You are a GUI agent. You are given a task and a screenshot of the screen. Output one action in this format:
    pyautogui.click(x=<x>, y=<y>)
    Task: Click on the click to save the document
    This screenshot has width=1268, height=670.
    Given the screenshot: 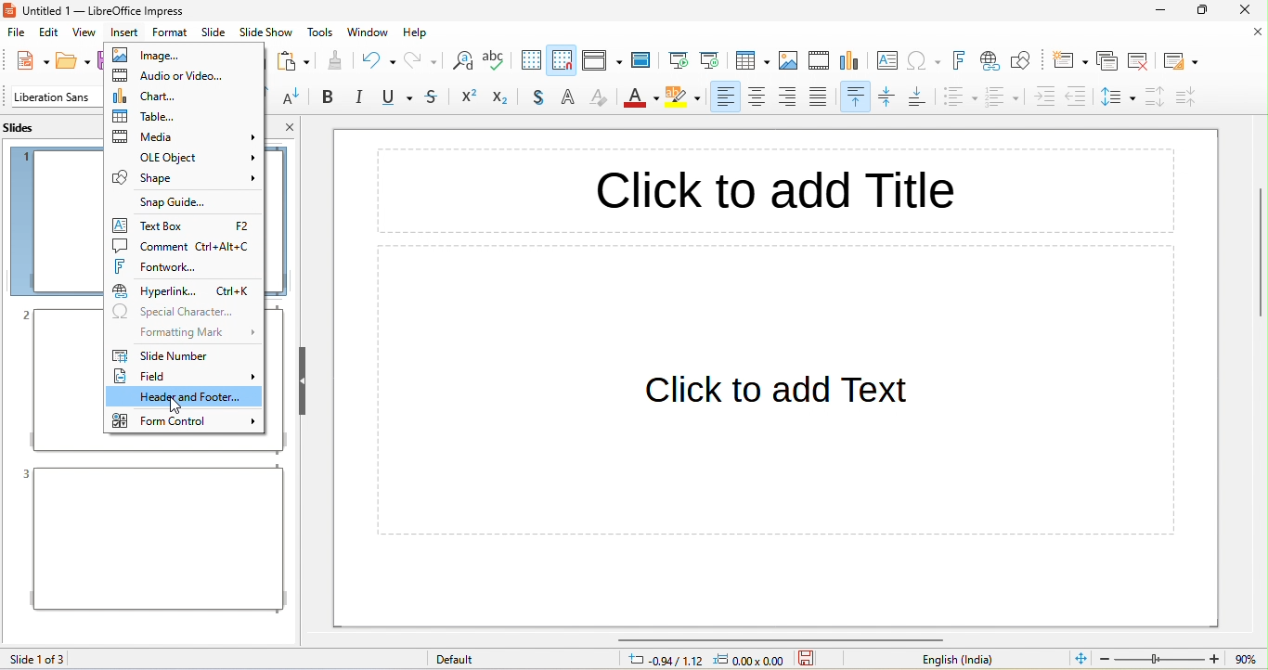 What is the action you would take?
    pyautogui.click(x=808, y=661)
    